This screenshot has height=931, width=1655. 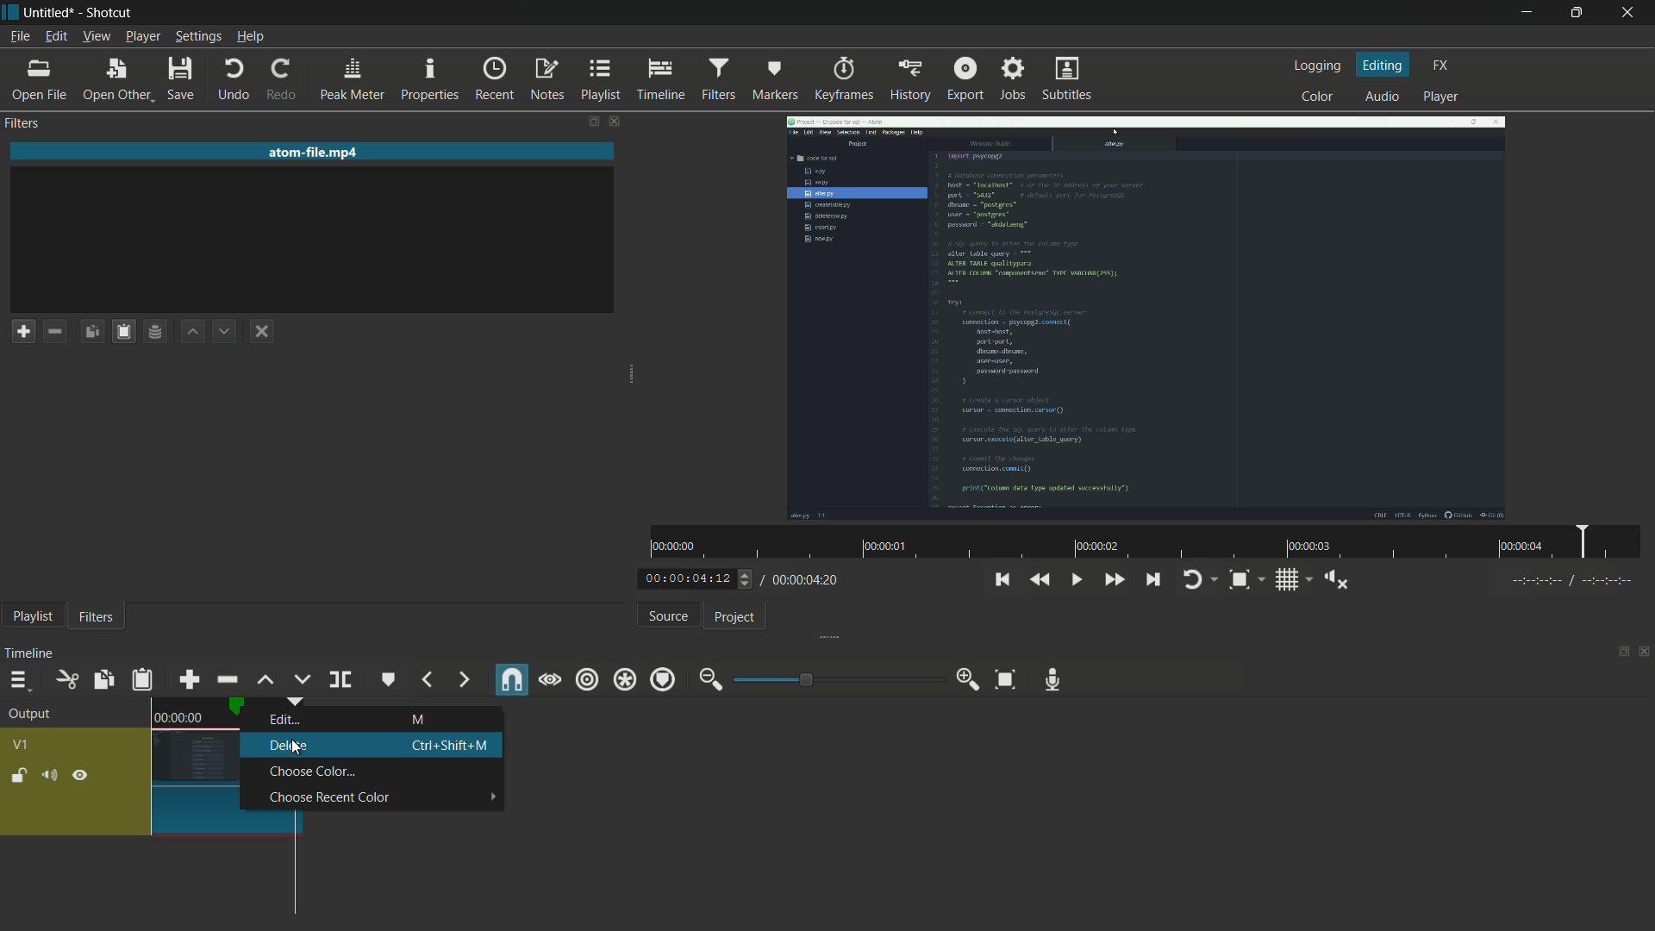 What do you see at coordinates (389, 680) in the screenshot?
I see `create or edit marker` at bounding box center [389, 680].